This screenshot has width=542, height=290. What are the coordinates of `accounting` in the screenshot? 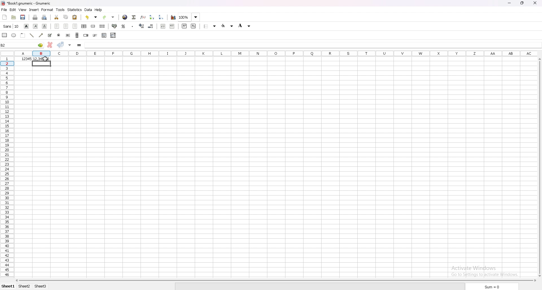 It's located at (114, 26).